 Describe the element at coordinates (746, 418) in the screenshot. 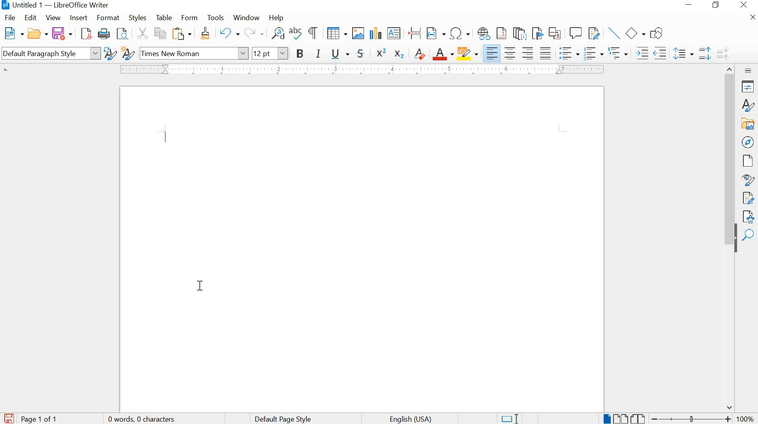

I see `ZOOM FACTOR` at that location.